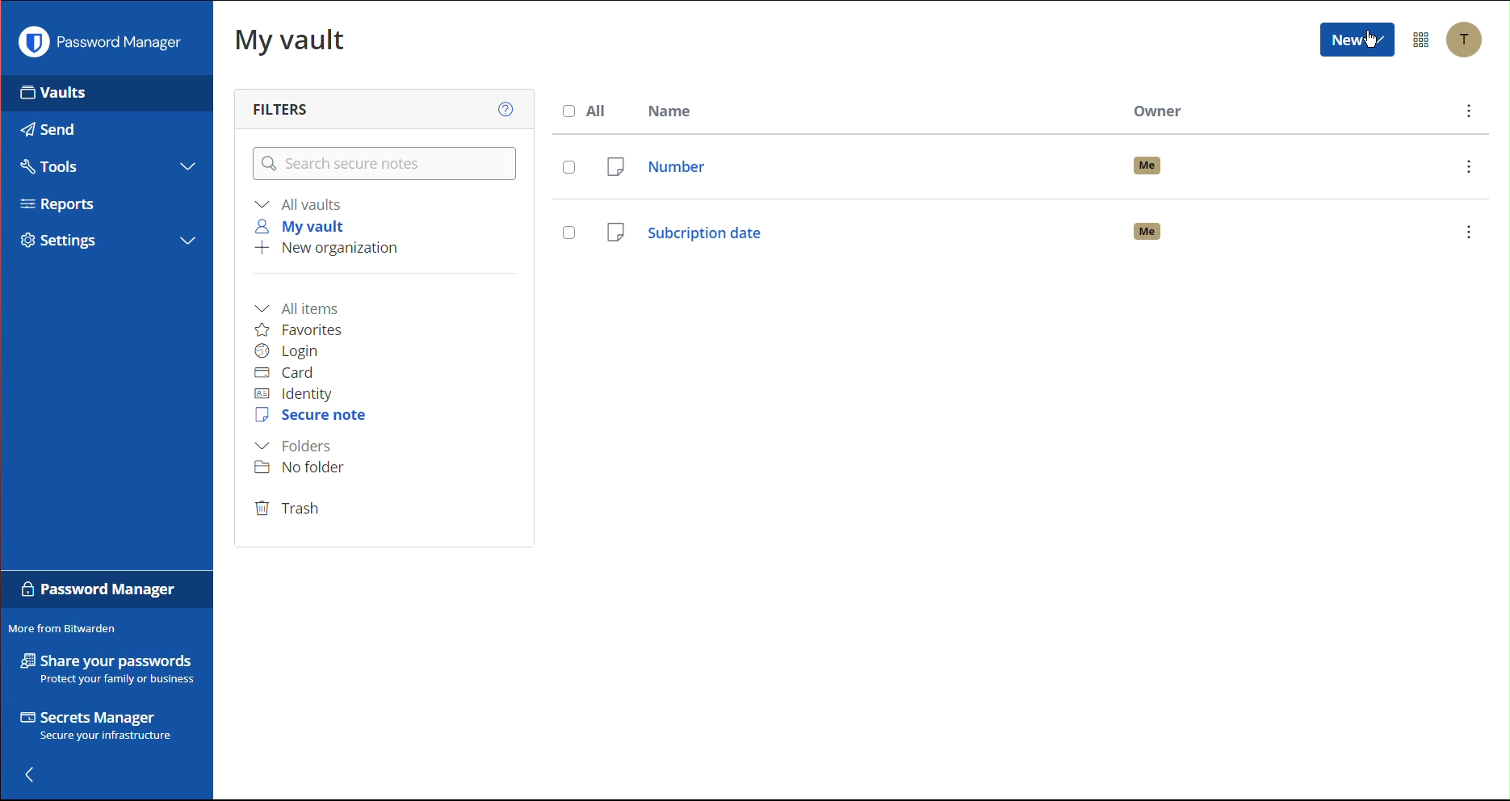  I want to click on All items, so click(304, 305).